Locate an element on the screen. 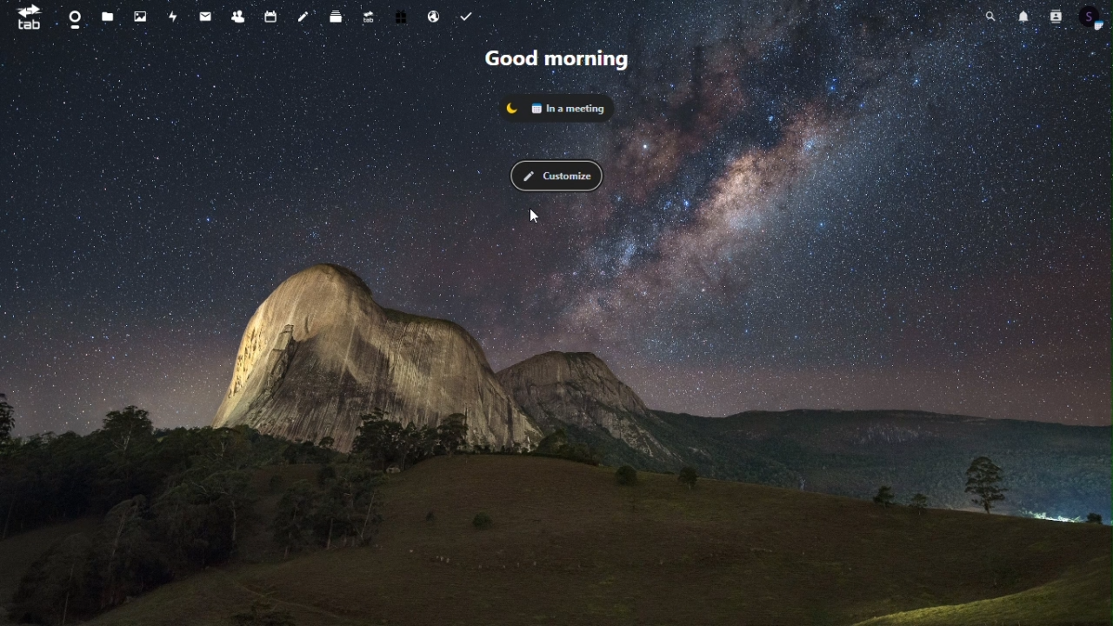 The image size is (1113, 626). upgrade is located at coordinates (369, 17).